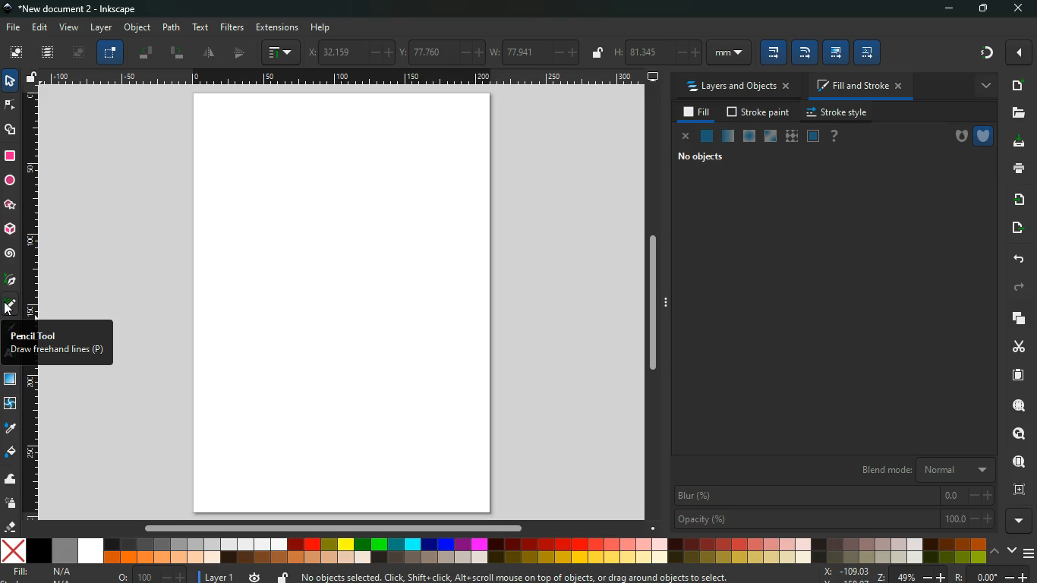 This screenshot has height=583, width=1037. I want to click on , so click(330, 528).